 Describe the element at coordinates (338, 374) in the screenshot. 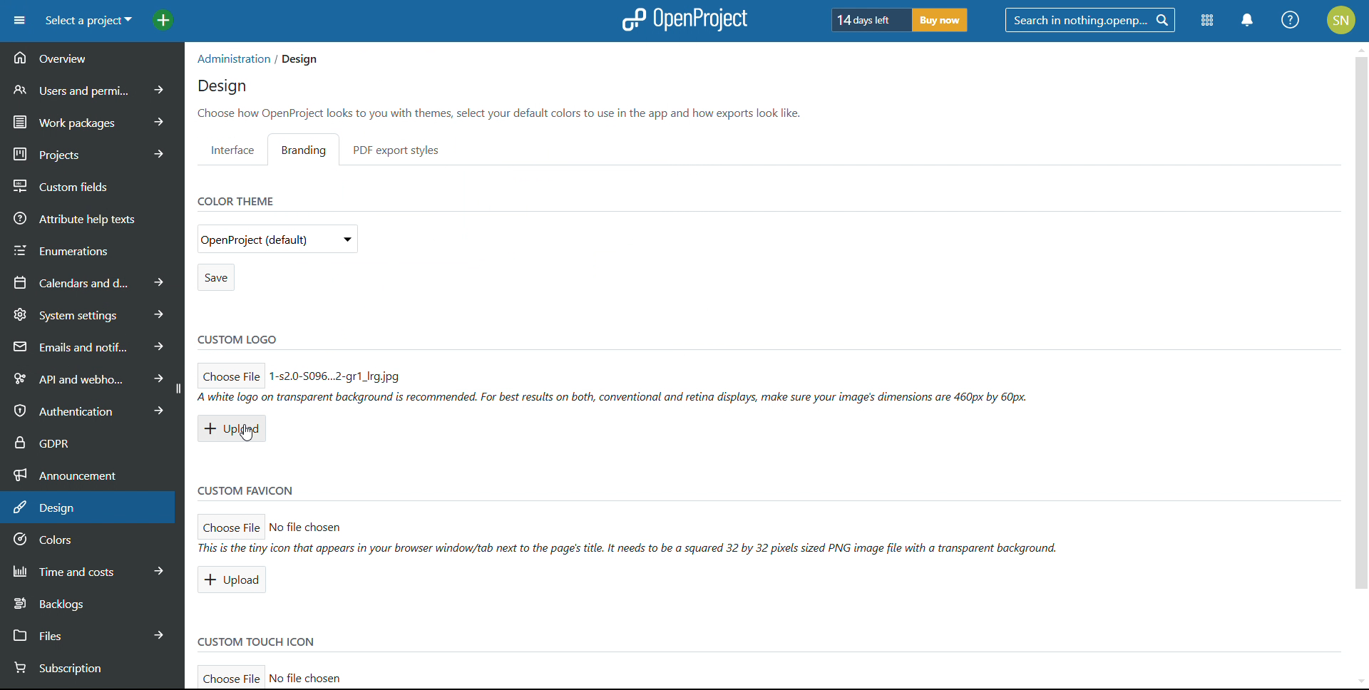

I see `file chosen` at that location.